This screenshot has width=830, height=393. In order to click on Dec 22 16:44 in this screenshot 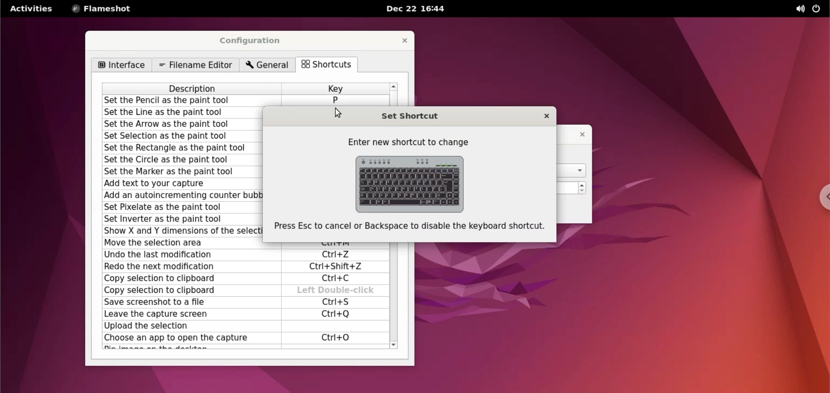, I will do `click(419, 9)`.